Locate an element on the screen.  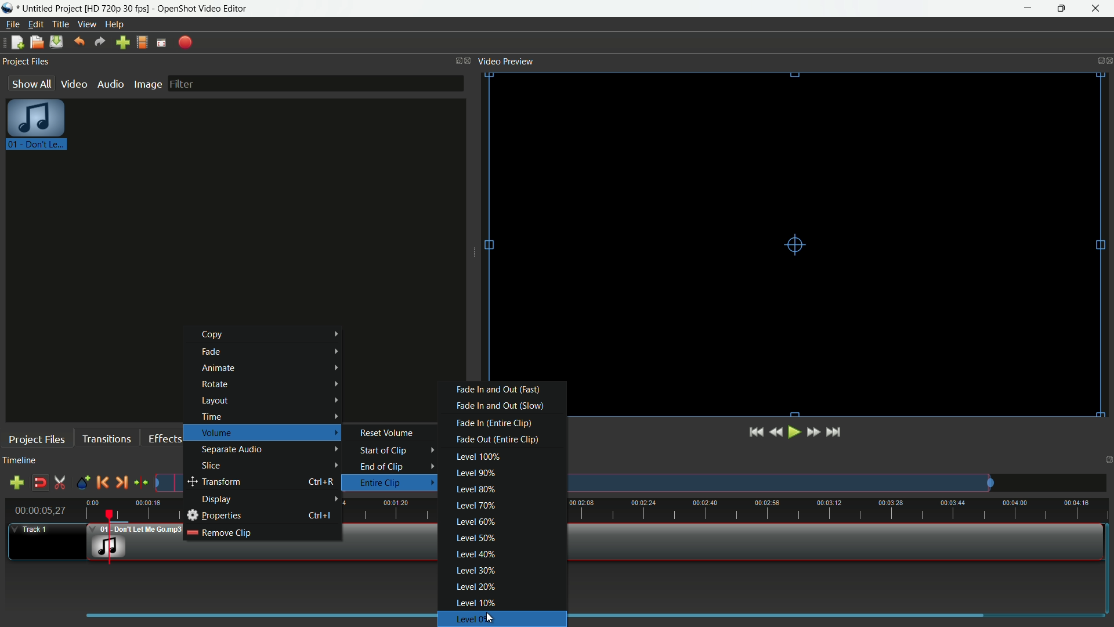
close project files is located at coordinates (469, 60).